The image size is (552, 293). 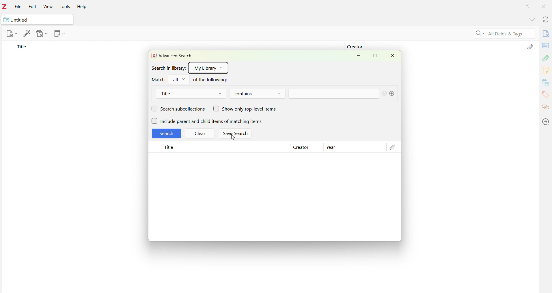 What do you see at coordinates (544, 20) in the screenshot?
I see `Refresh` at bounding box center [544, 20].